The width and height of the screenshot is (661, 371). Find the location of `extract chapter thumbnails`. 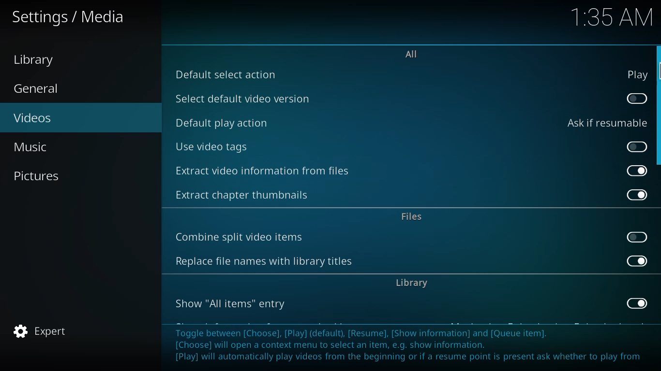

extract chapter thumbnails is located at coordinates (248, 194).